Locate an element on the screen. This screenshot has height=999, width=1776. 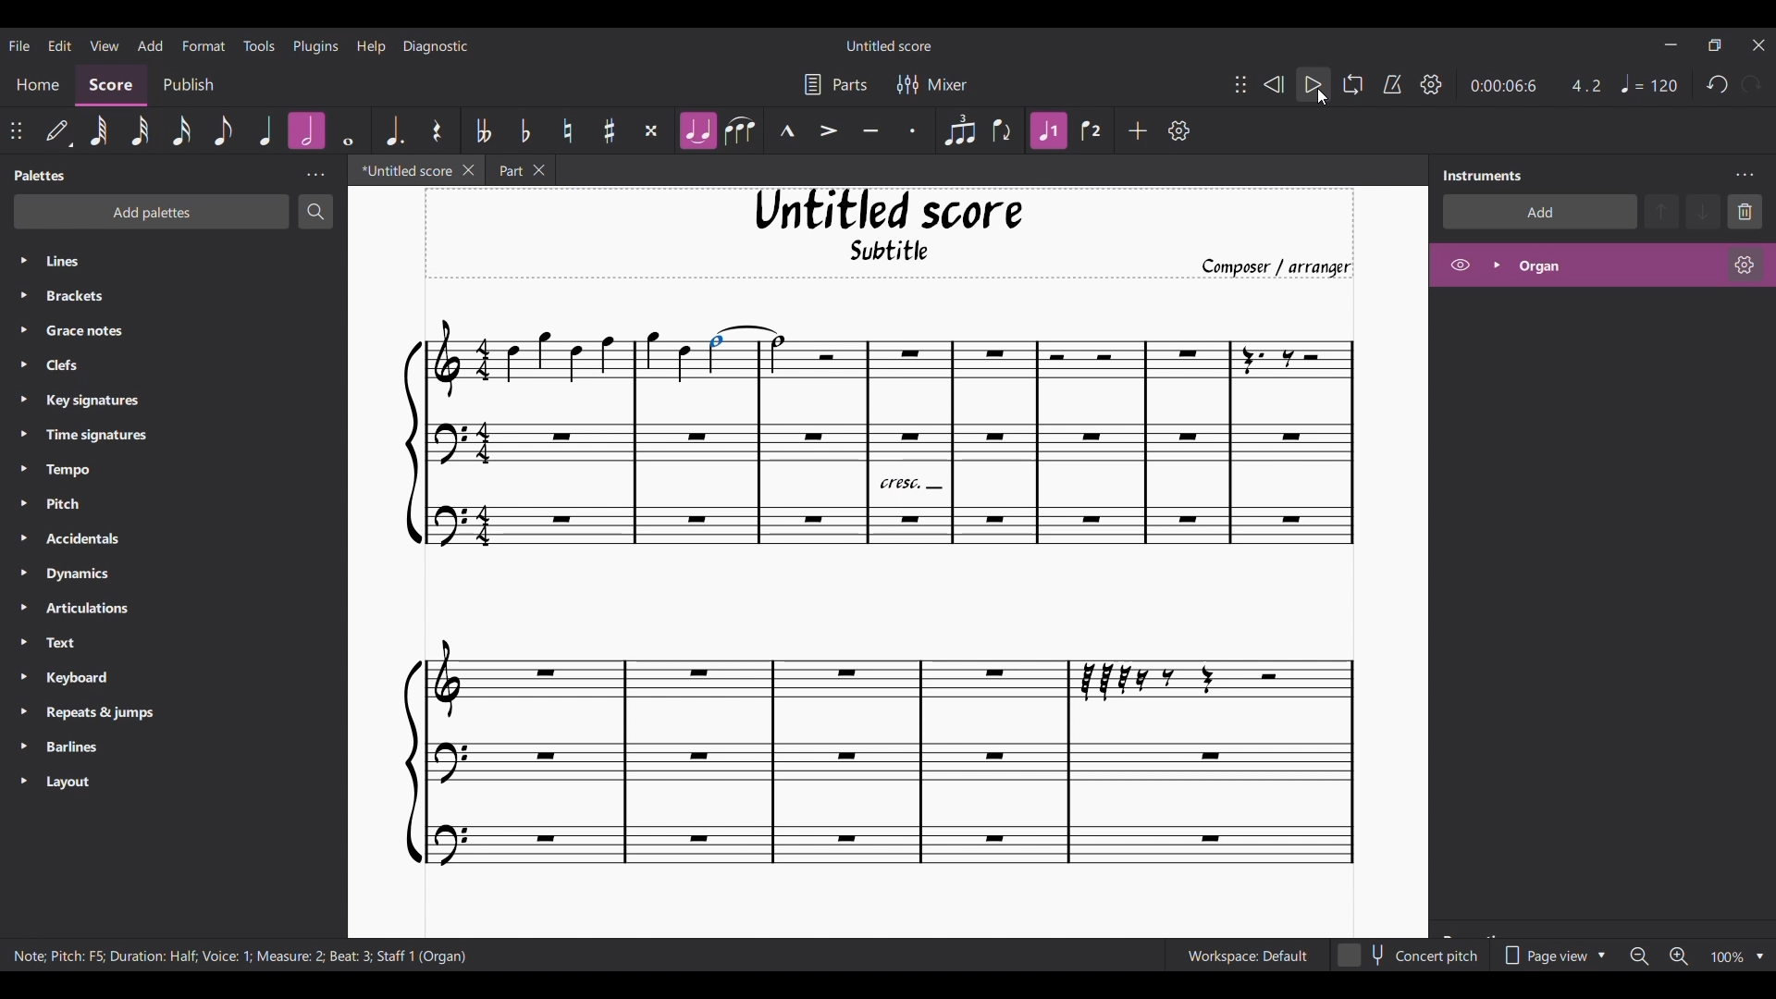
64th note is located at coordinates (100, 132).